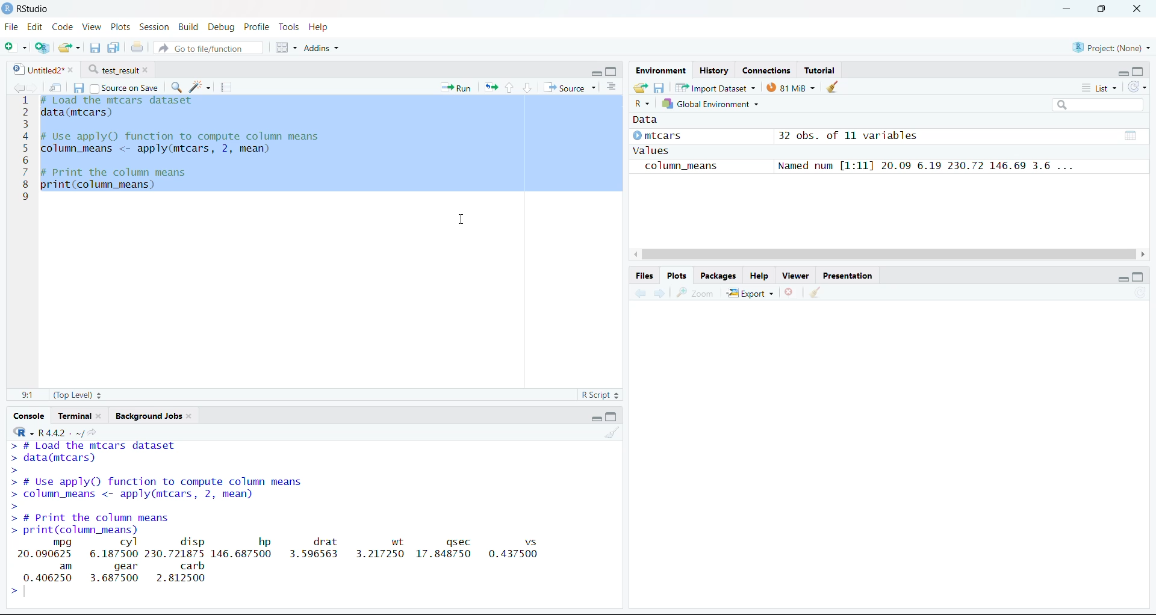 The image size is (1156, 615). What do you see at coordinates (188, 26) in the screenshot?
I see `Build` at bounding box center [188, 26].